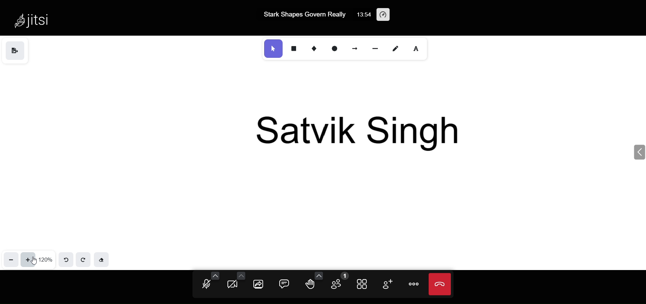 The width and height of the screenshot is (646, 304). Describe the element at coordinates (83, 260) in the screenshot. I see `redo` at that location.